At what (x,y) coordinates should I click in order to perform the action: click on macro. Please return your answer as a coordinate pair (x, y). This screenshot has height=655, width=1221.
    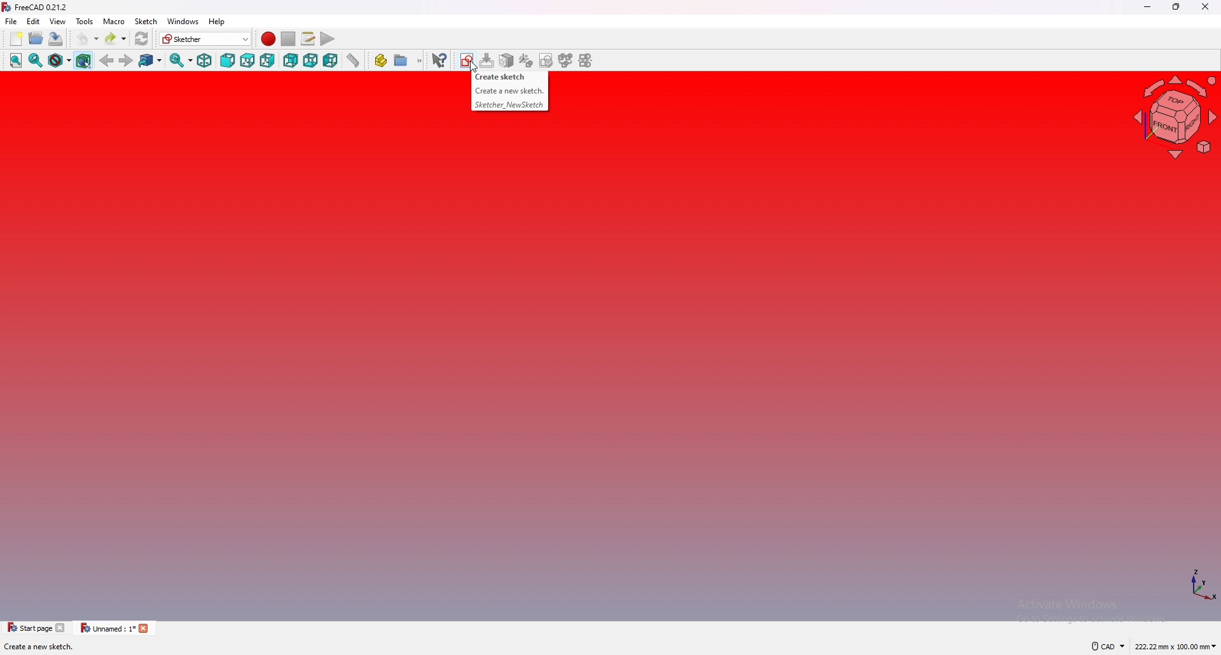
    Looking at the image, I should click on (114, 21).